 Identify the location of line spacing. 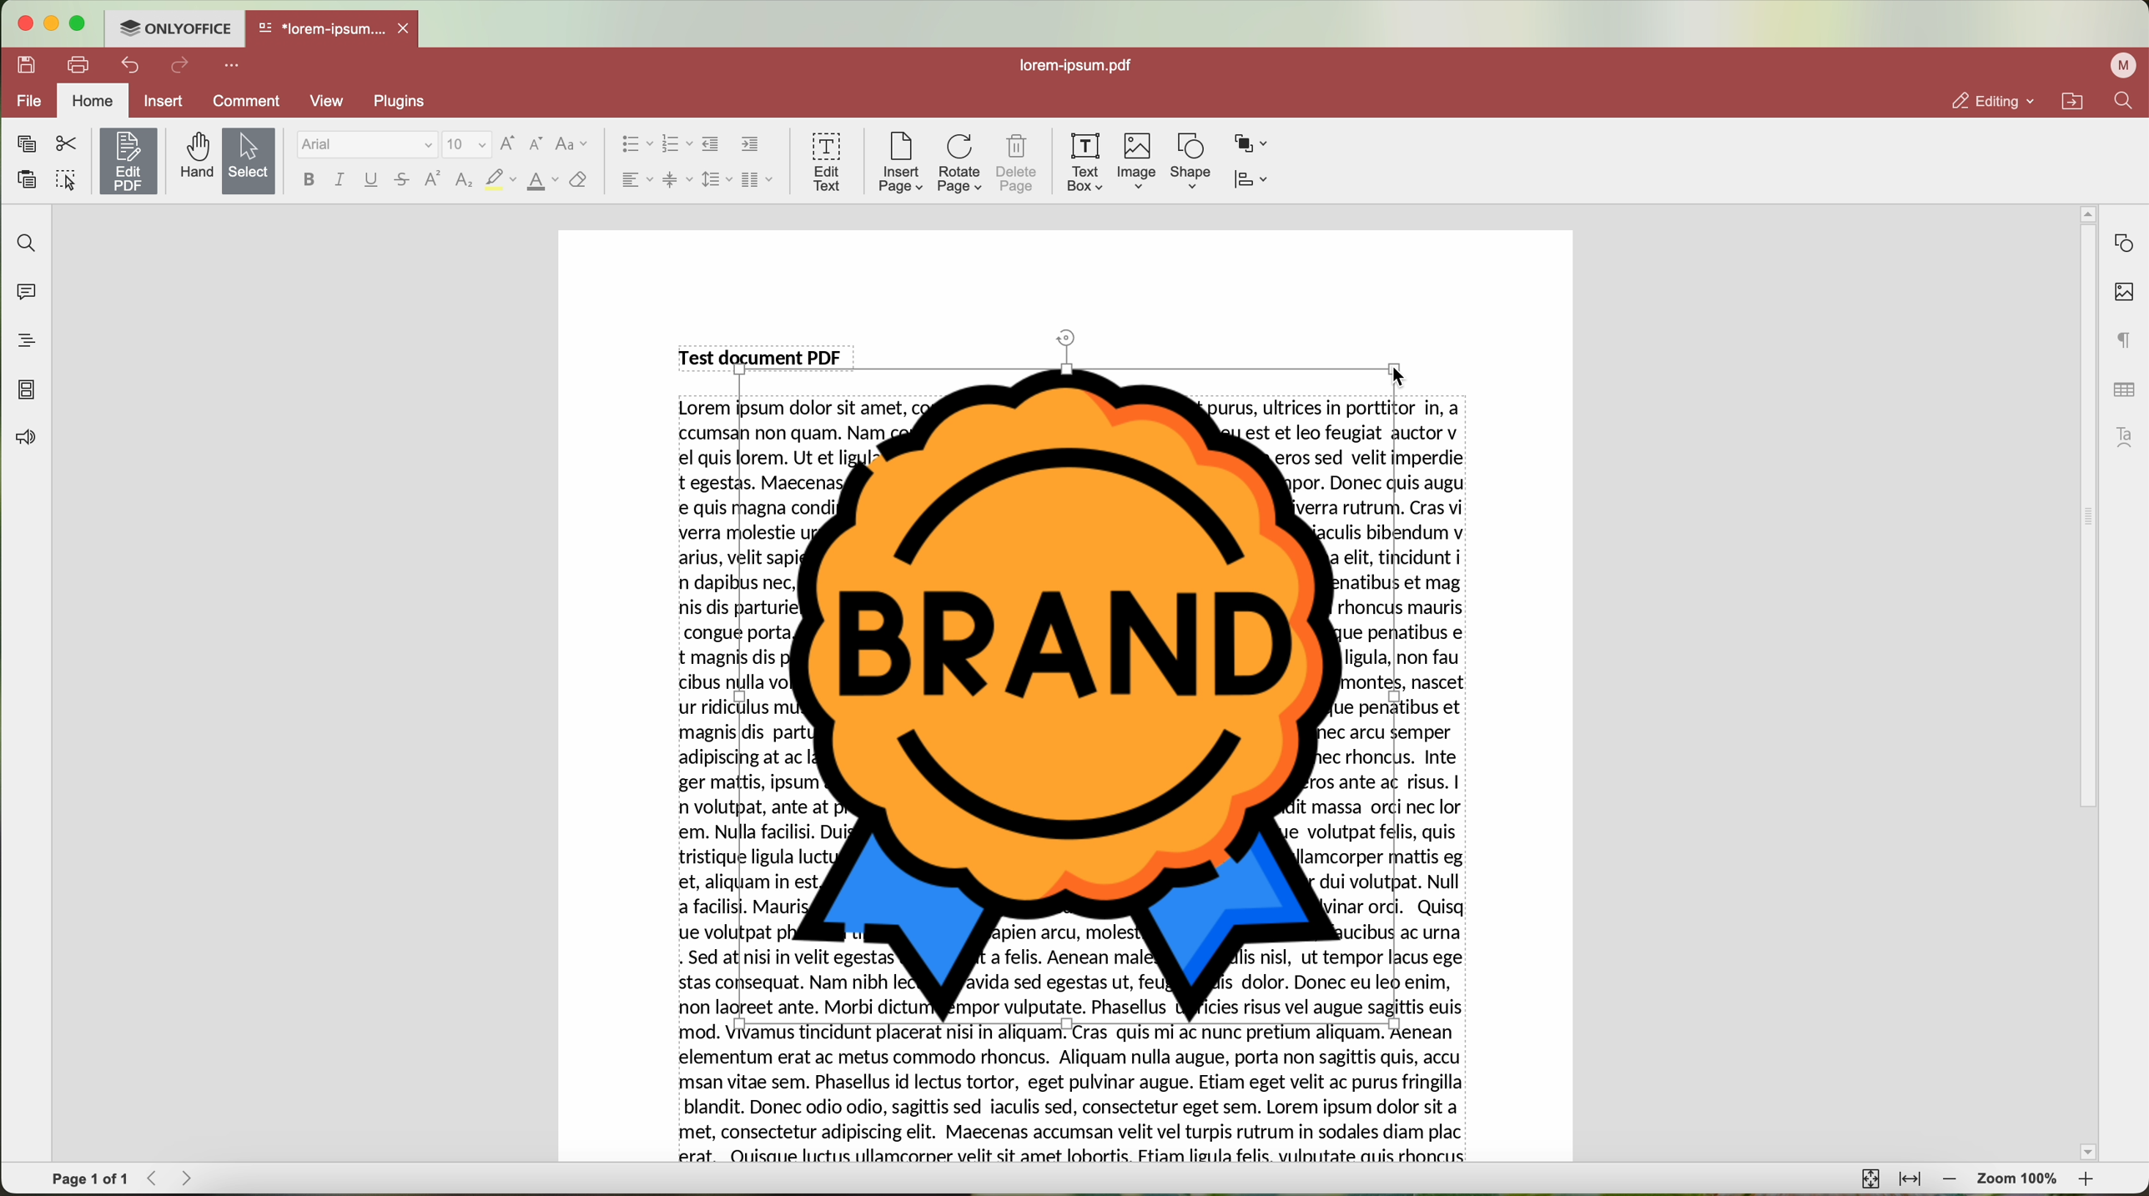
(717, 179).